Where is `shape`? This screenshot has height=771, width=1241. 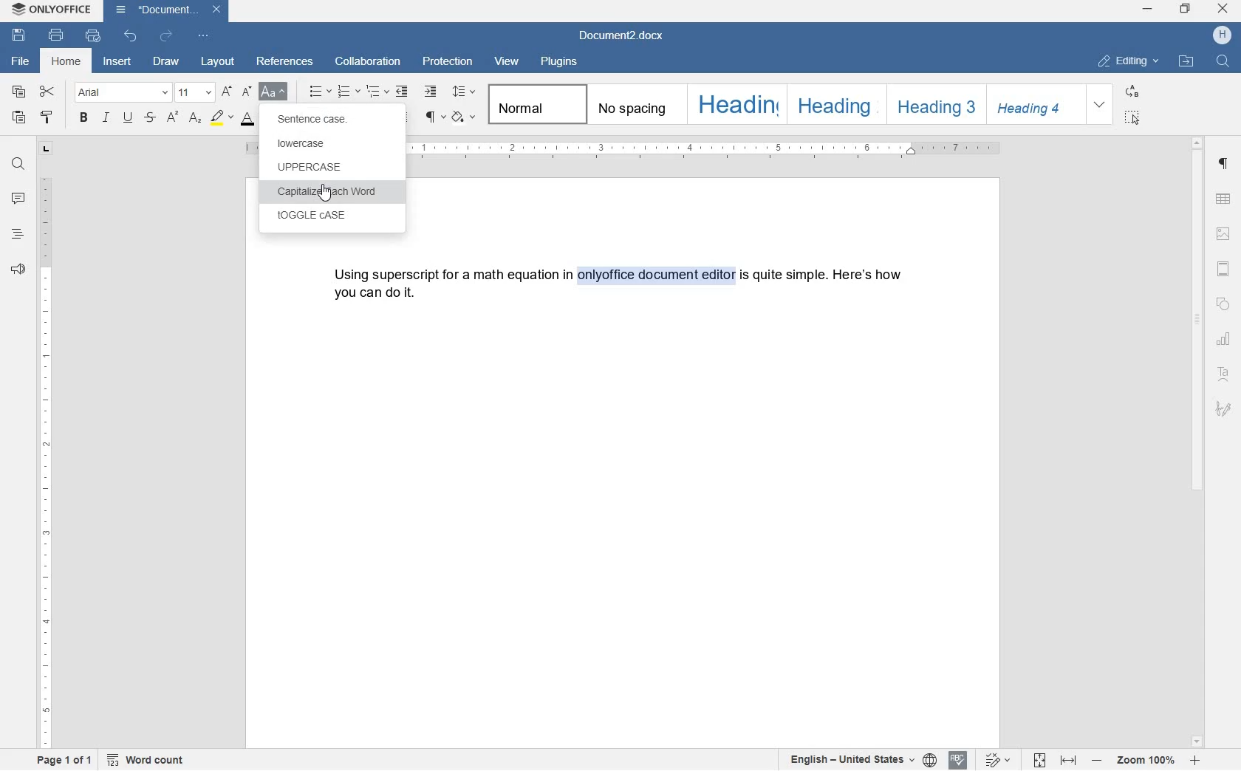
shape is located at coordinates (1223, 306).